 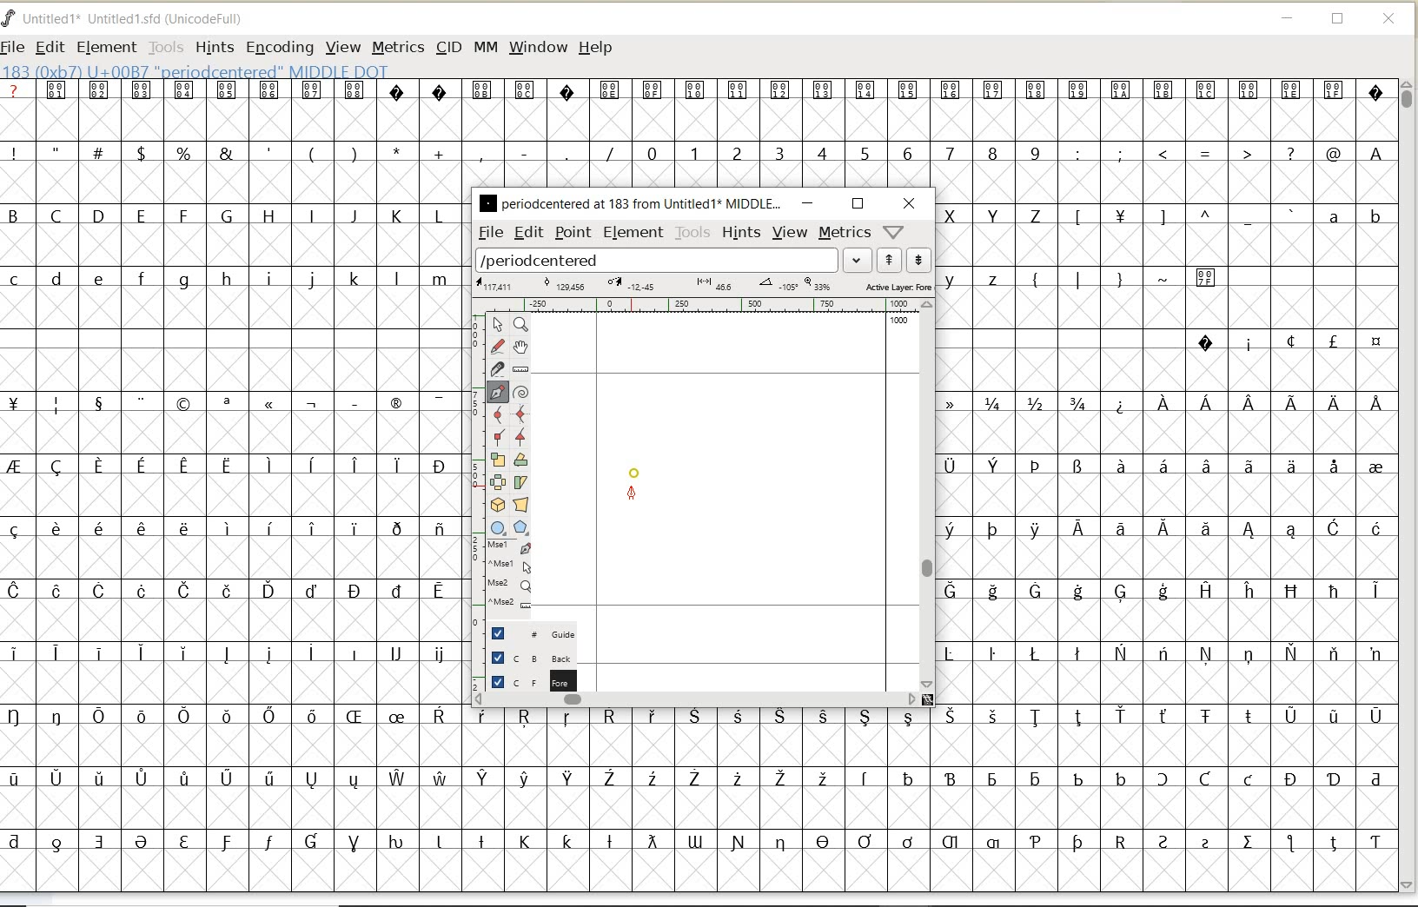 I want to click on scale the selection, so click(x=496, y=460).